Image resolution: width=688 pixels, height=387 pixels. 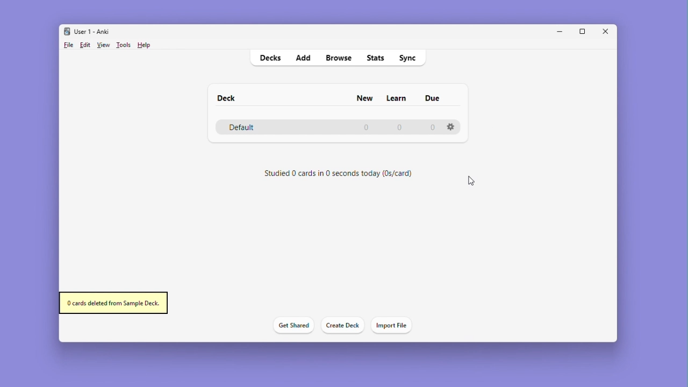 What do you see at coordinates (303, 57) in the screenshot?
I see `Add` at bounding box center [303, 57].